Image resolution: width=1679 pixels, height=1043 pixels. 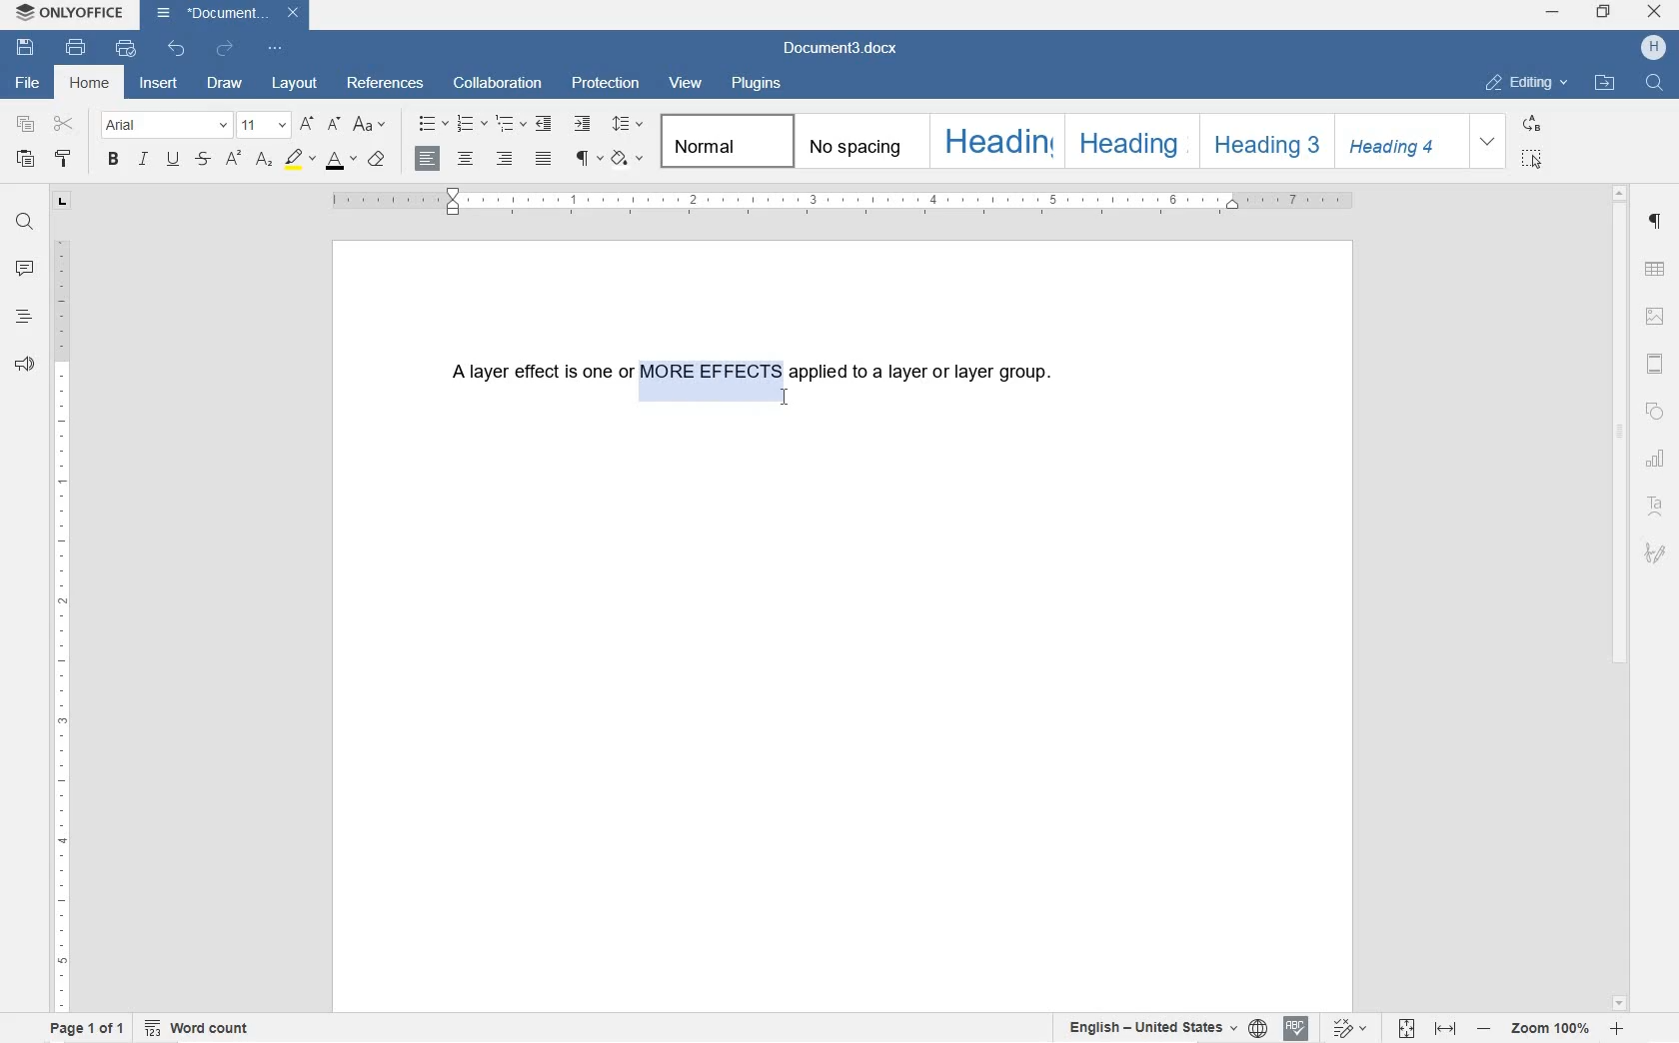 What do you see at coordinates (201, 160) in the screenshot?
I see `STRIKETHROUGH` at bounding box center [201, 160].